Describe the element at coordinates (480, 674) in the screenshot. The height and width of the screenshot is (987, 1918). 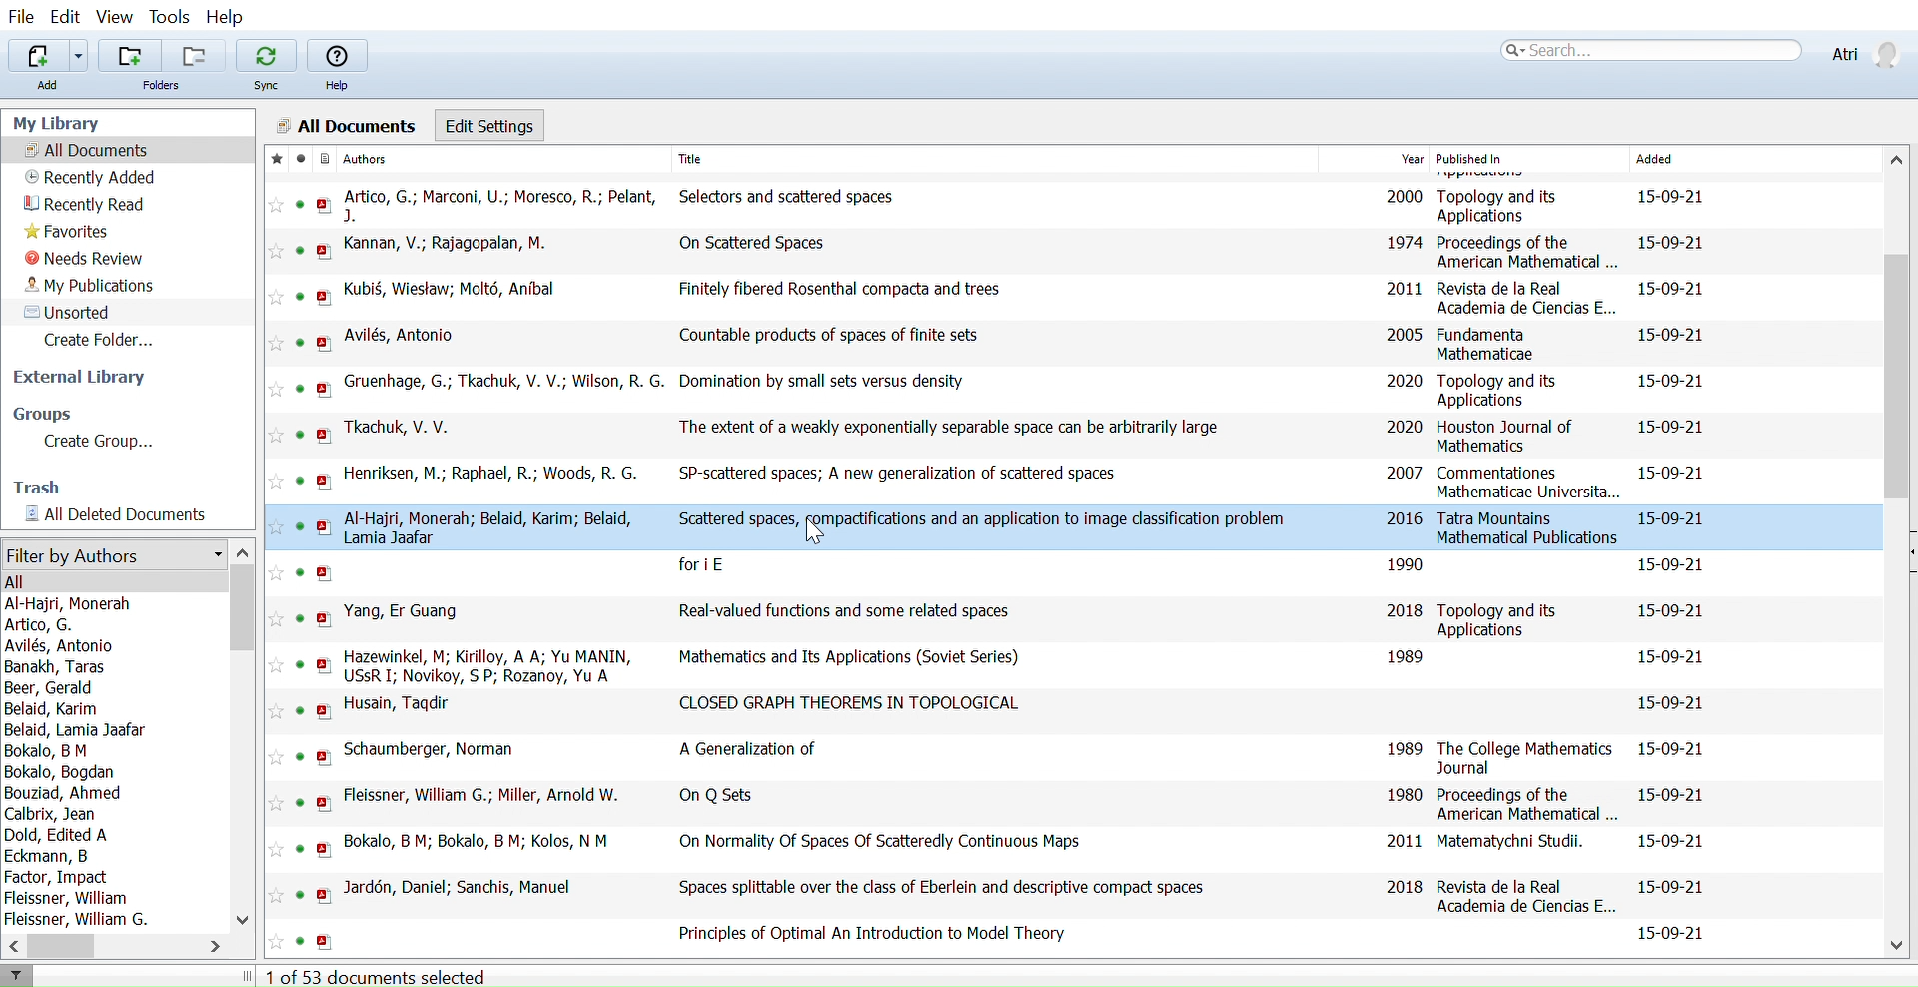
I see `USsR I; Novikov, S P; Rozanoy, Yu A` at that location.